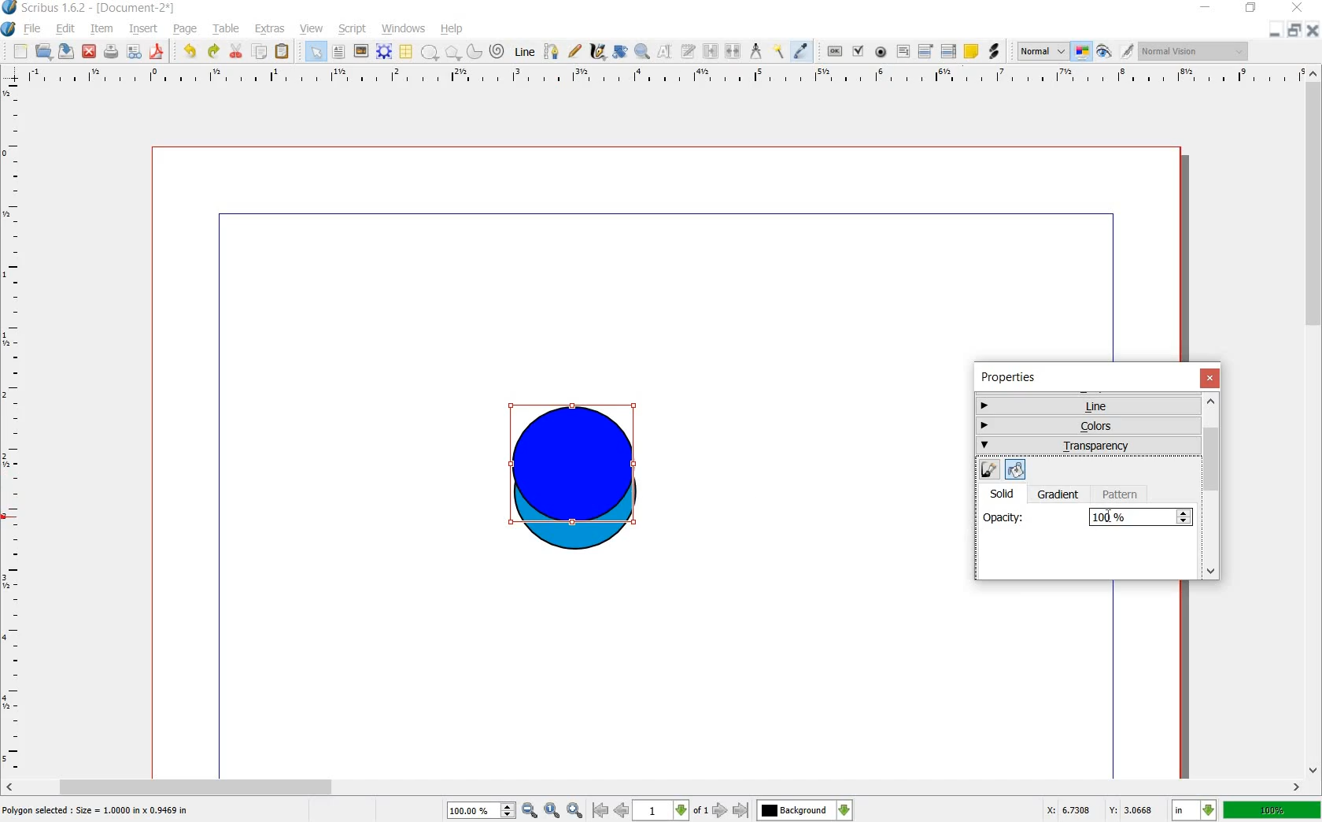  Describe the element at coordinates (360, 51) in the screenshot. I see `image frame` at that location.